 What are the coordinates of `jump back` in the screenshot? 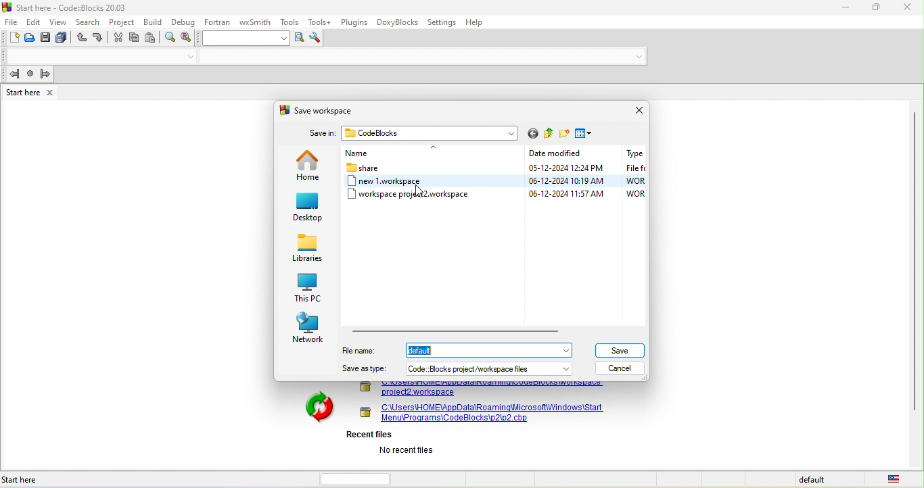 It's located at (12, 74).